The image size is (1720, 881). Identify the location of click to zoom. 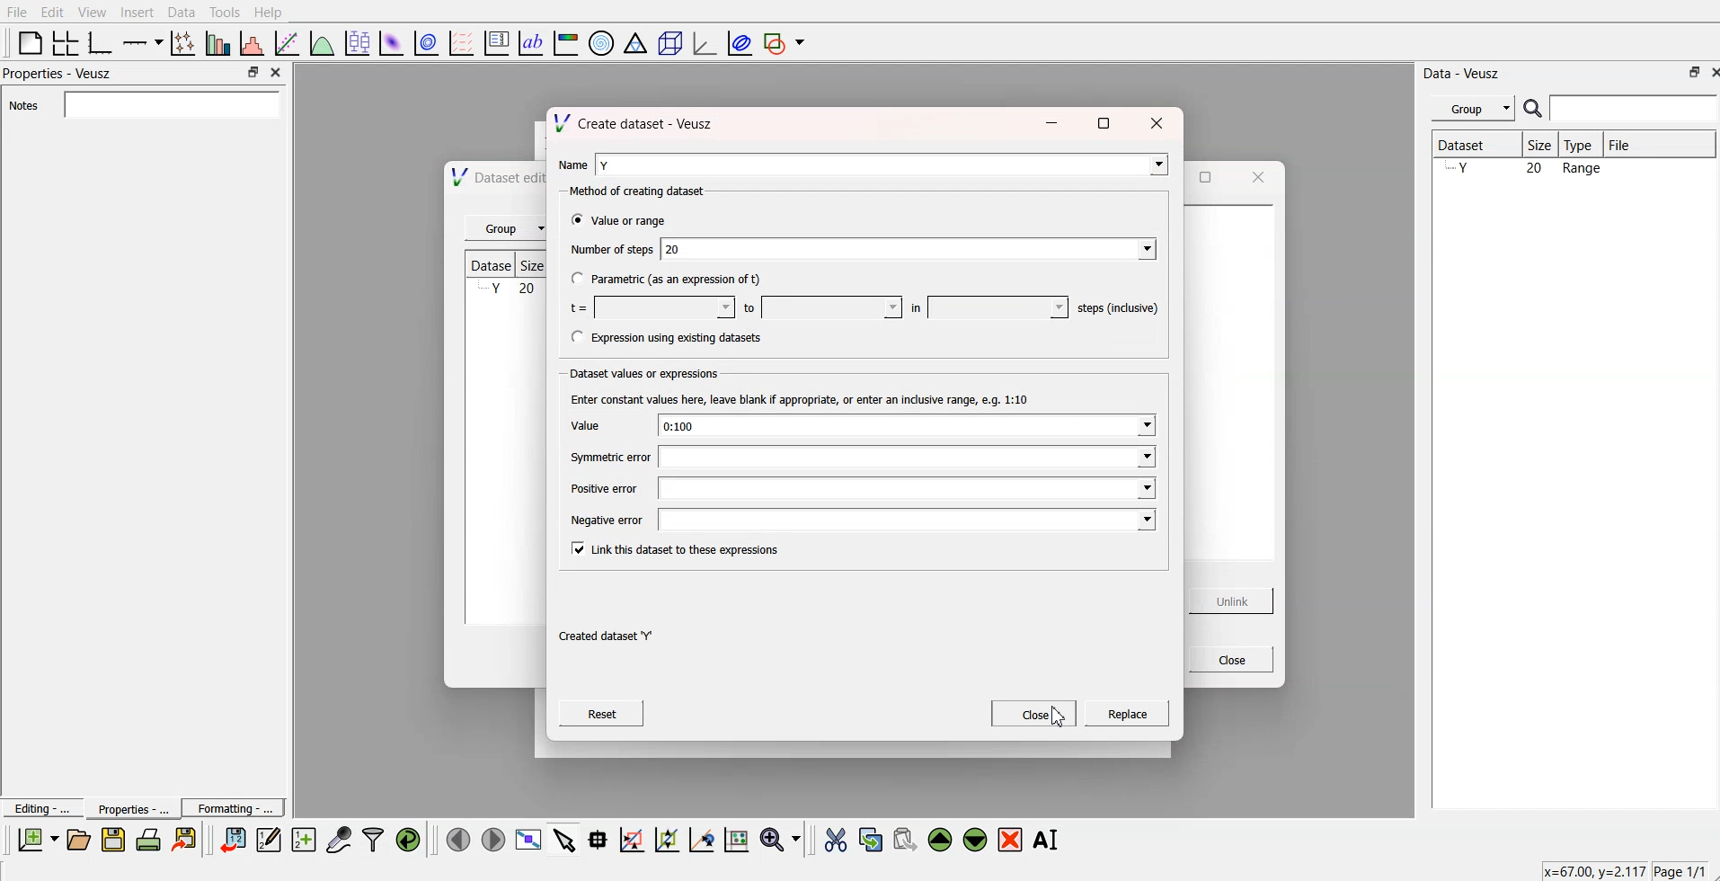
(669, 838).